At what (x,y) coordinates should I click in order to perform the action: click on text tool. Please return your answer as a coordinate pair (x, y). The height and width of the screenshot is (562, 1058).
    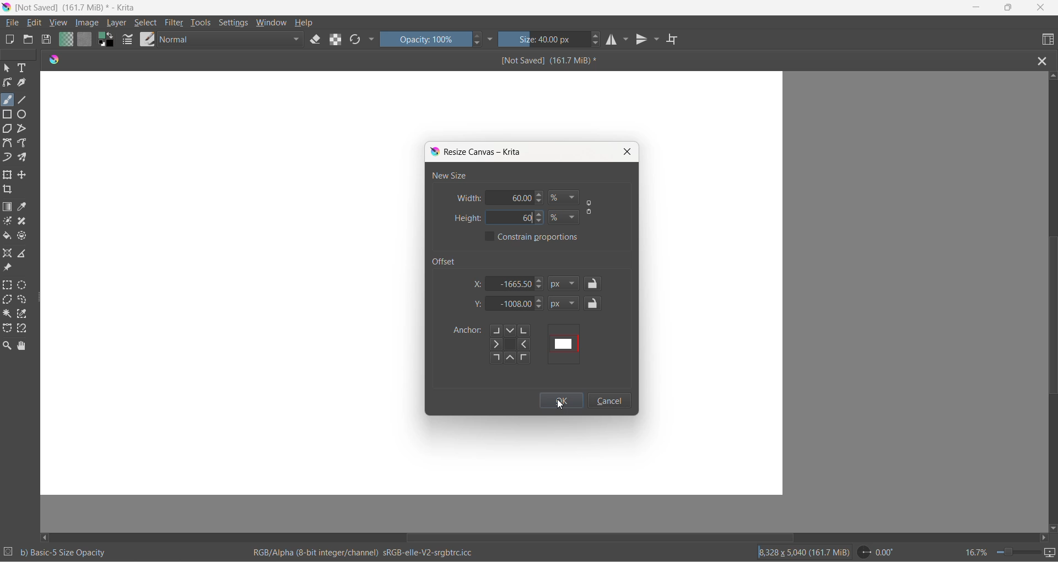
    Looking at the image, I should click on (24, 69).